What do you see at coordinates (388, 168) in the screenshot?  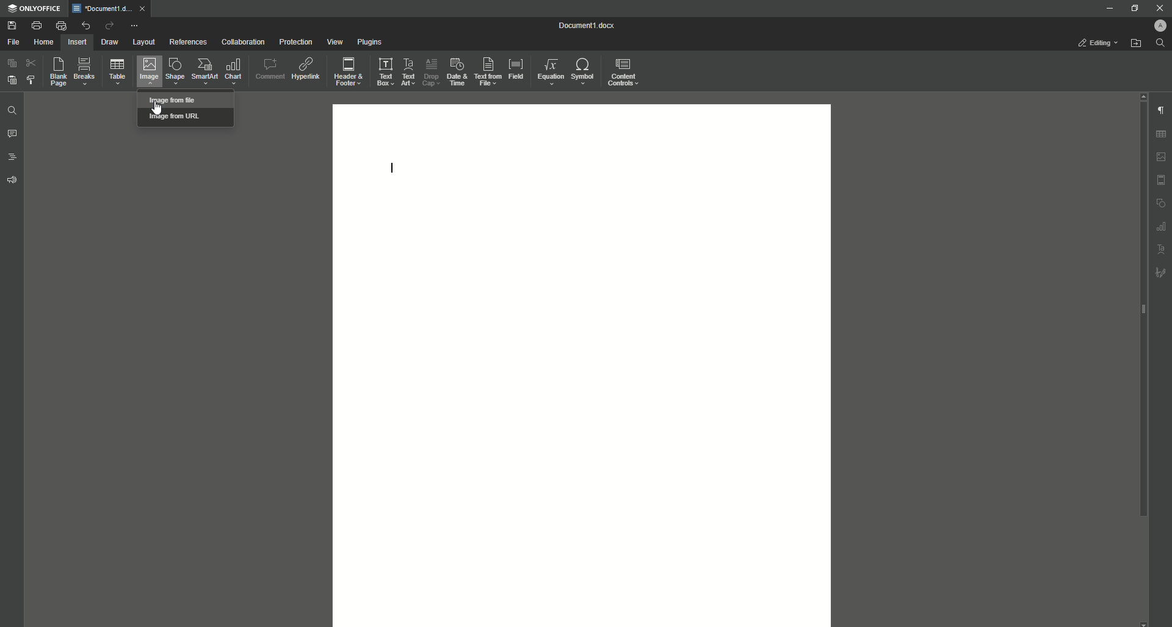 I see `Text Line` at bounding box center [388, 168].